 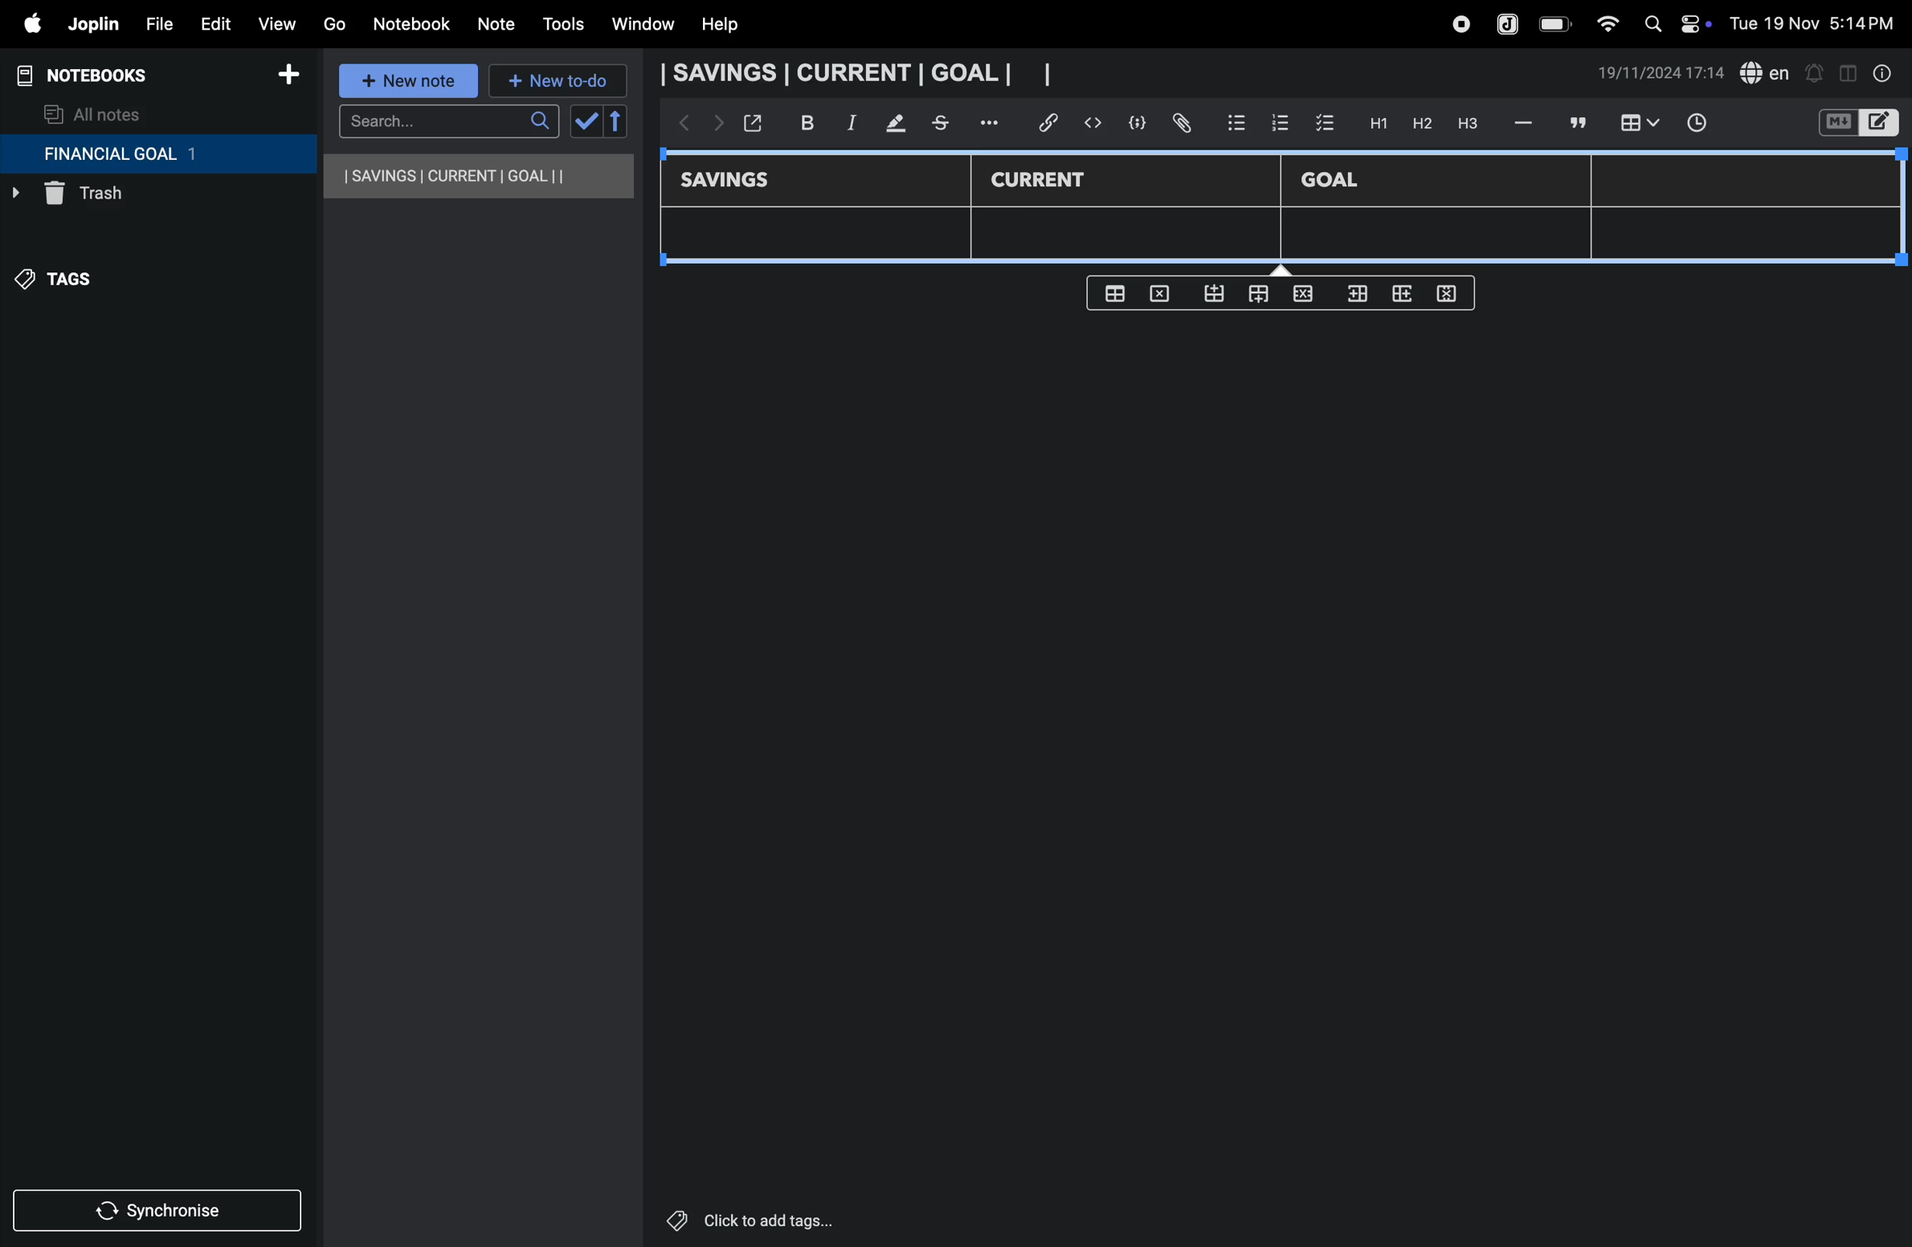 I want to click on apple widgets, so click(x=1673, y=22).